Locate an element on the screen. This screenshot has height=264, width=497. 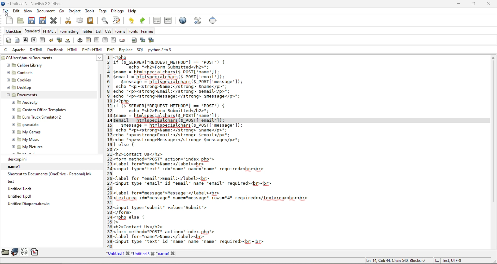
html 5 is located at coordinates (50, 31).